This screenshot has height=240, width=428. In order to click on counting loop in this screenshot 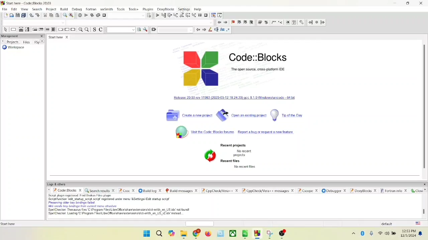, I will do `click(47, 29)`.